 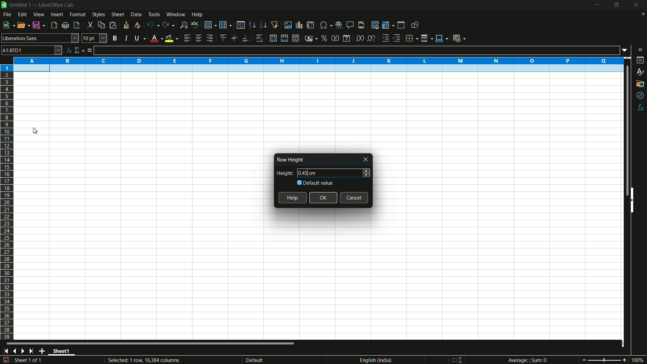 I want to click on functions, so click(x=641, y=108).